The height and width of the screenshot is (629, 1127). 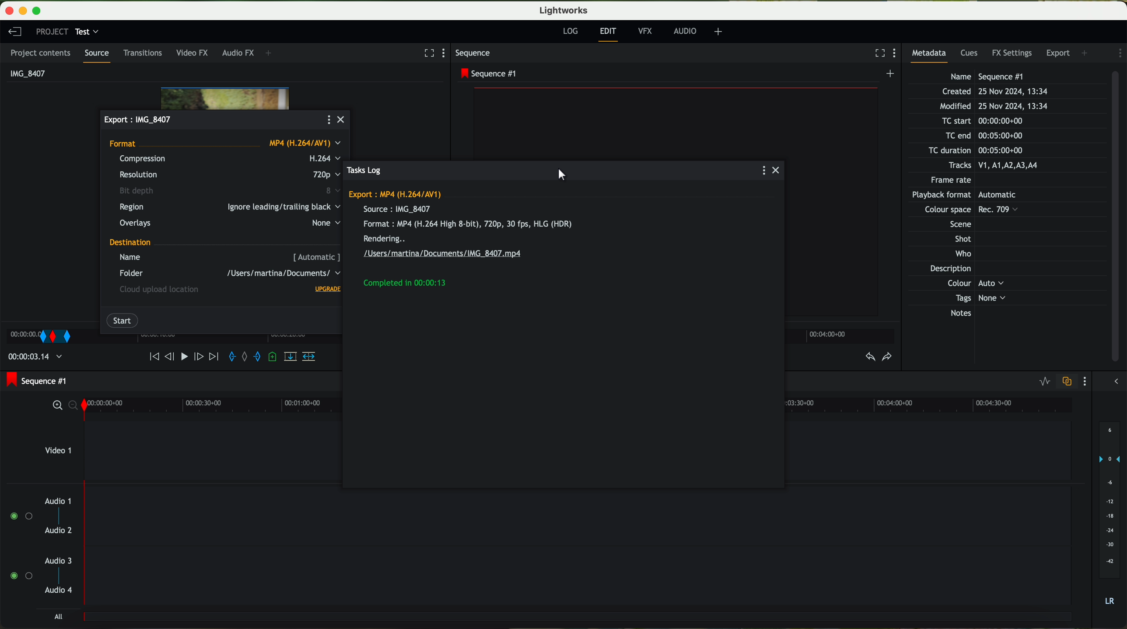 What do you see at coordinates (427, 52) in the screenshot?
I see `fullscreen` at bounding box center [427, 52].